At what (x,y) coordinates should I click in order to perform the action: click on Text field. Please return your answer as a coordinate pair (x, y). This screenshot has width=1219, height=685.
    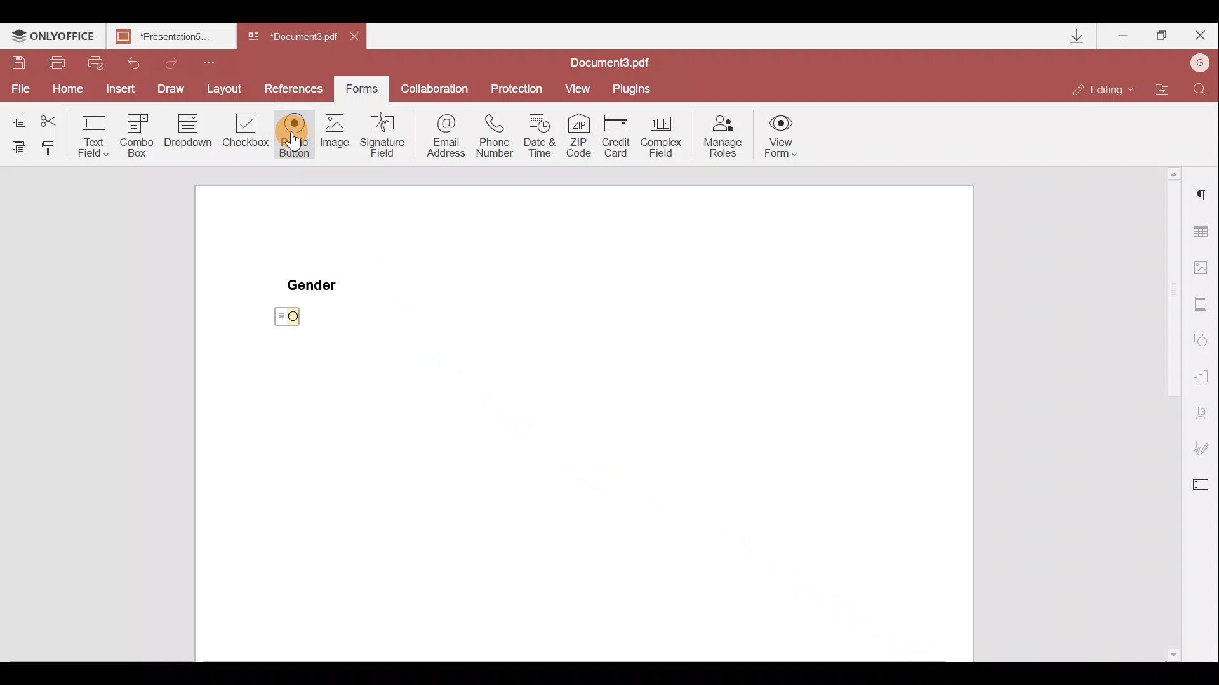
    Looking at the image, I should click on (91, 134).